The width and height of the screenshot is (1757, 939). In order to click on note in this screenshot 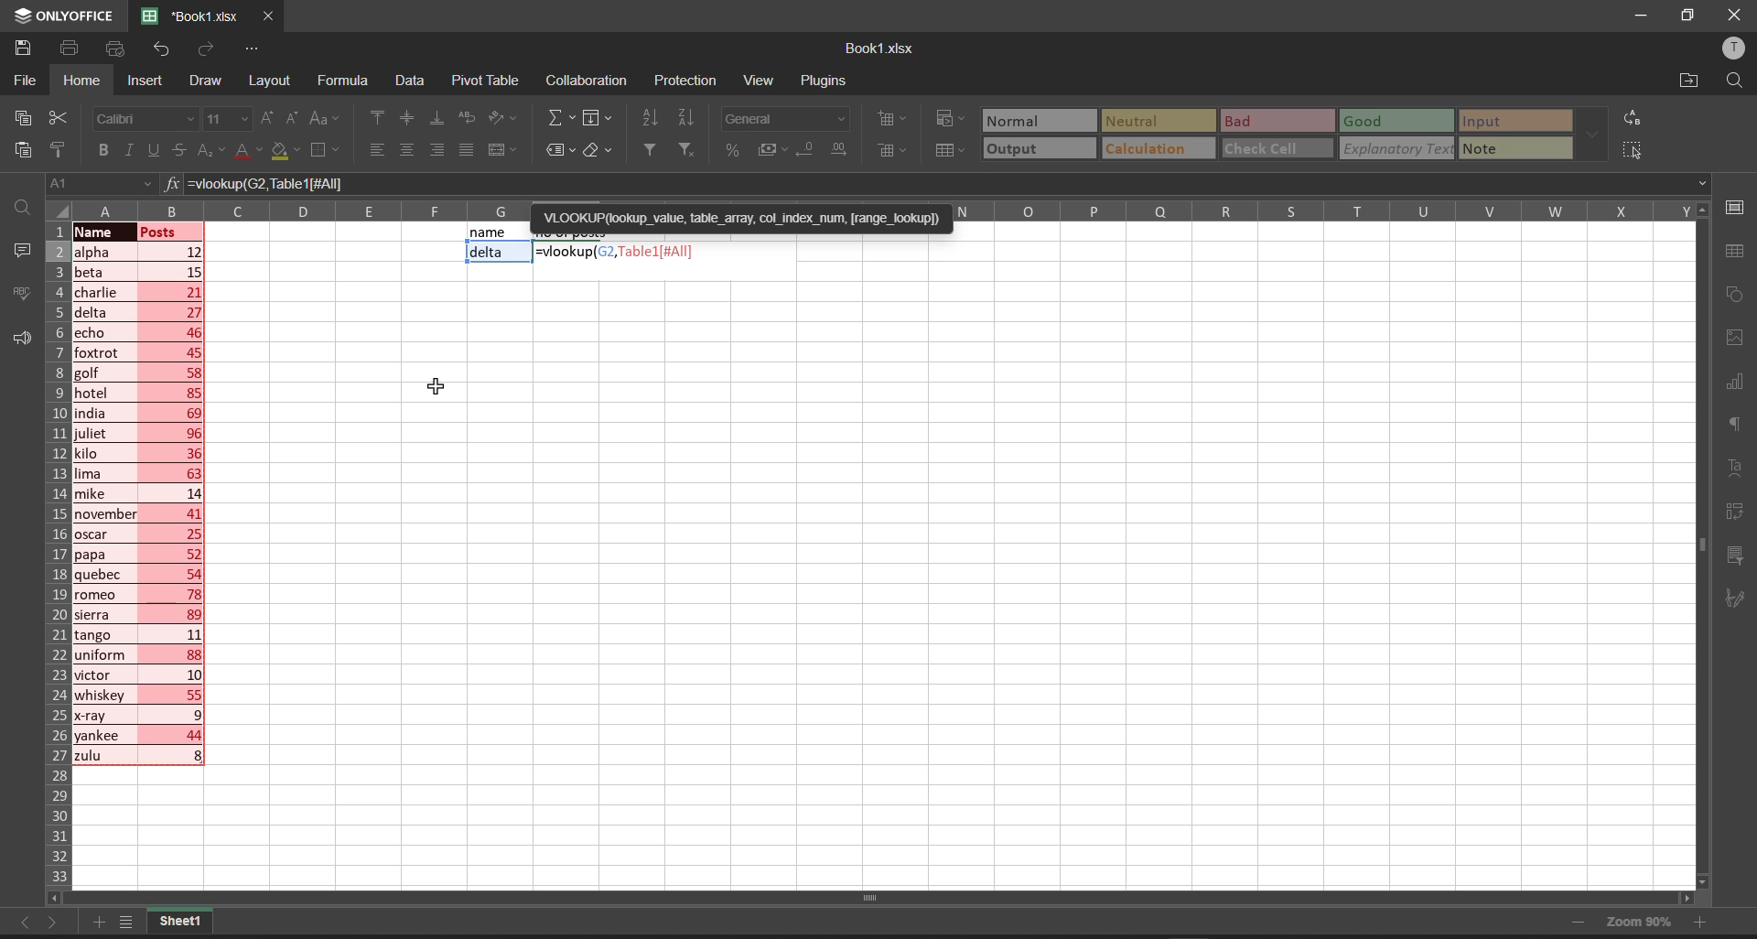, I will do `click(1493, 146)`.